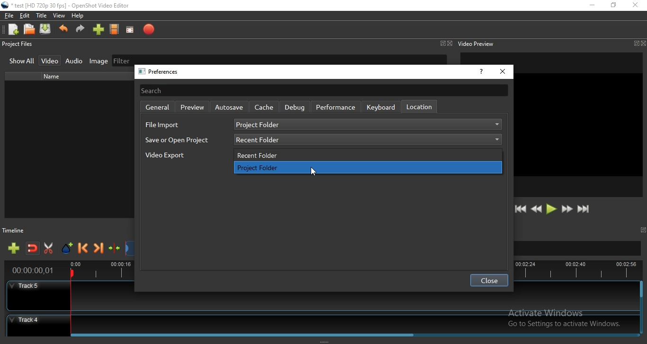 This screenshot has width=647, height=344. What do you see at coordinates (354, 334) in the screenshot?
I see `Horizontal Scroll bar` at bounding box center [354, 334].